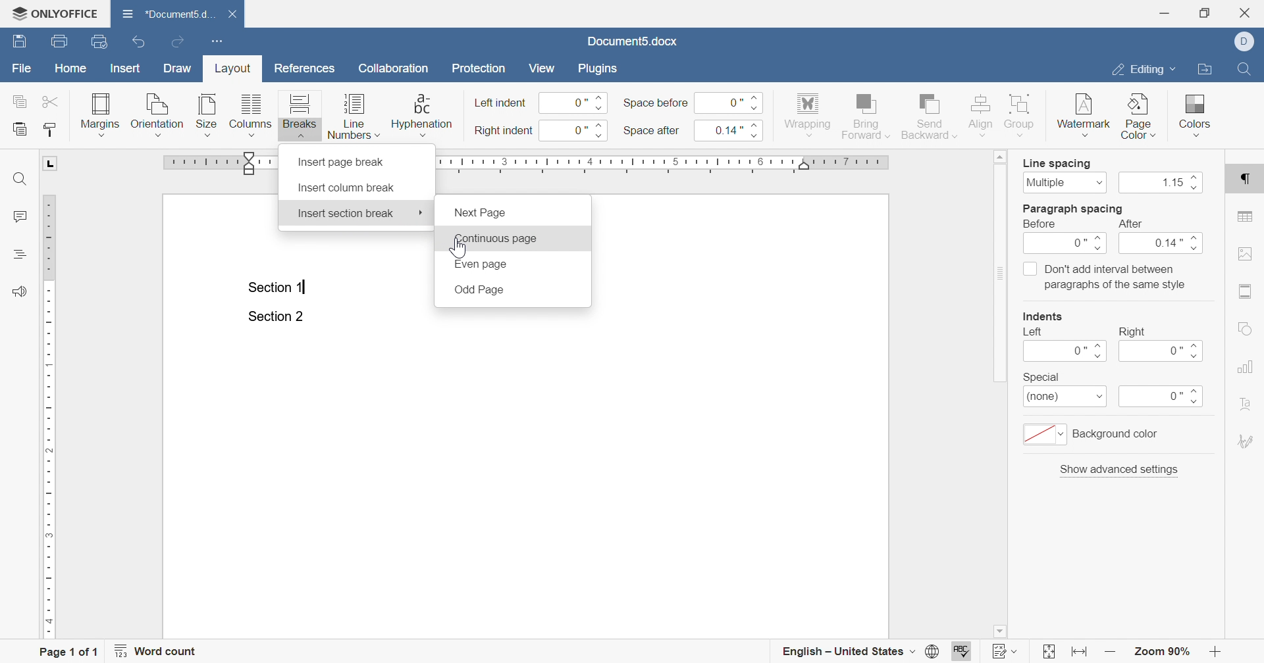 The width and height of the screenshot is (1264, 663). Describe the element at coordinates (1160, 651) in the screenshot. I see `zoom 90%` at that location.